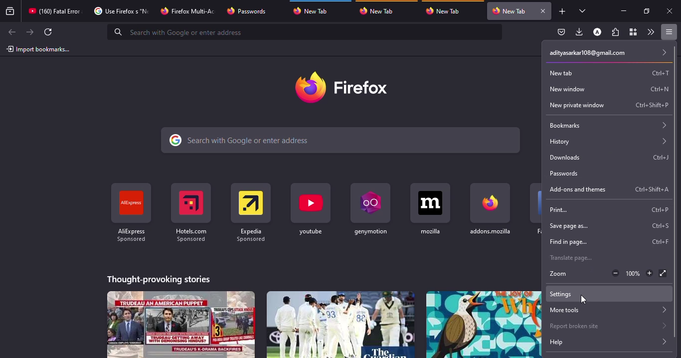 The height and width of the screenshot is (358, 681). I want to click on tab, so click(189, 10).